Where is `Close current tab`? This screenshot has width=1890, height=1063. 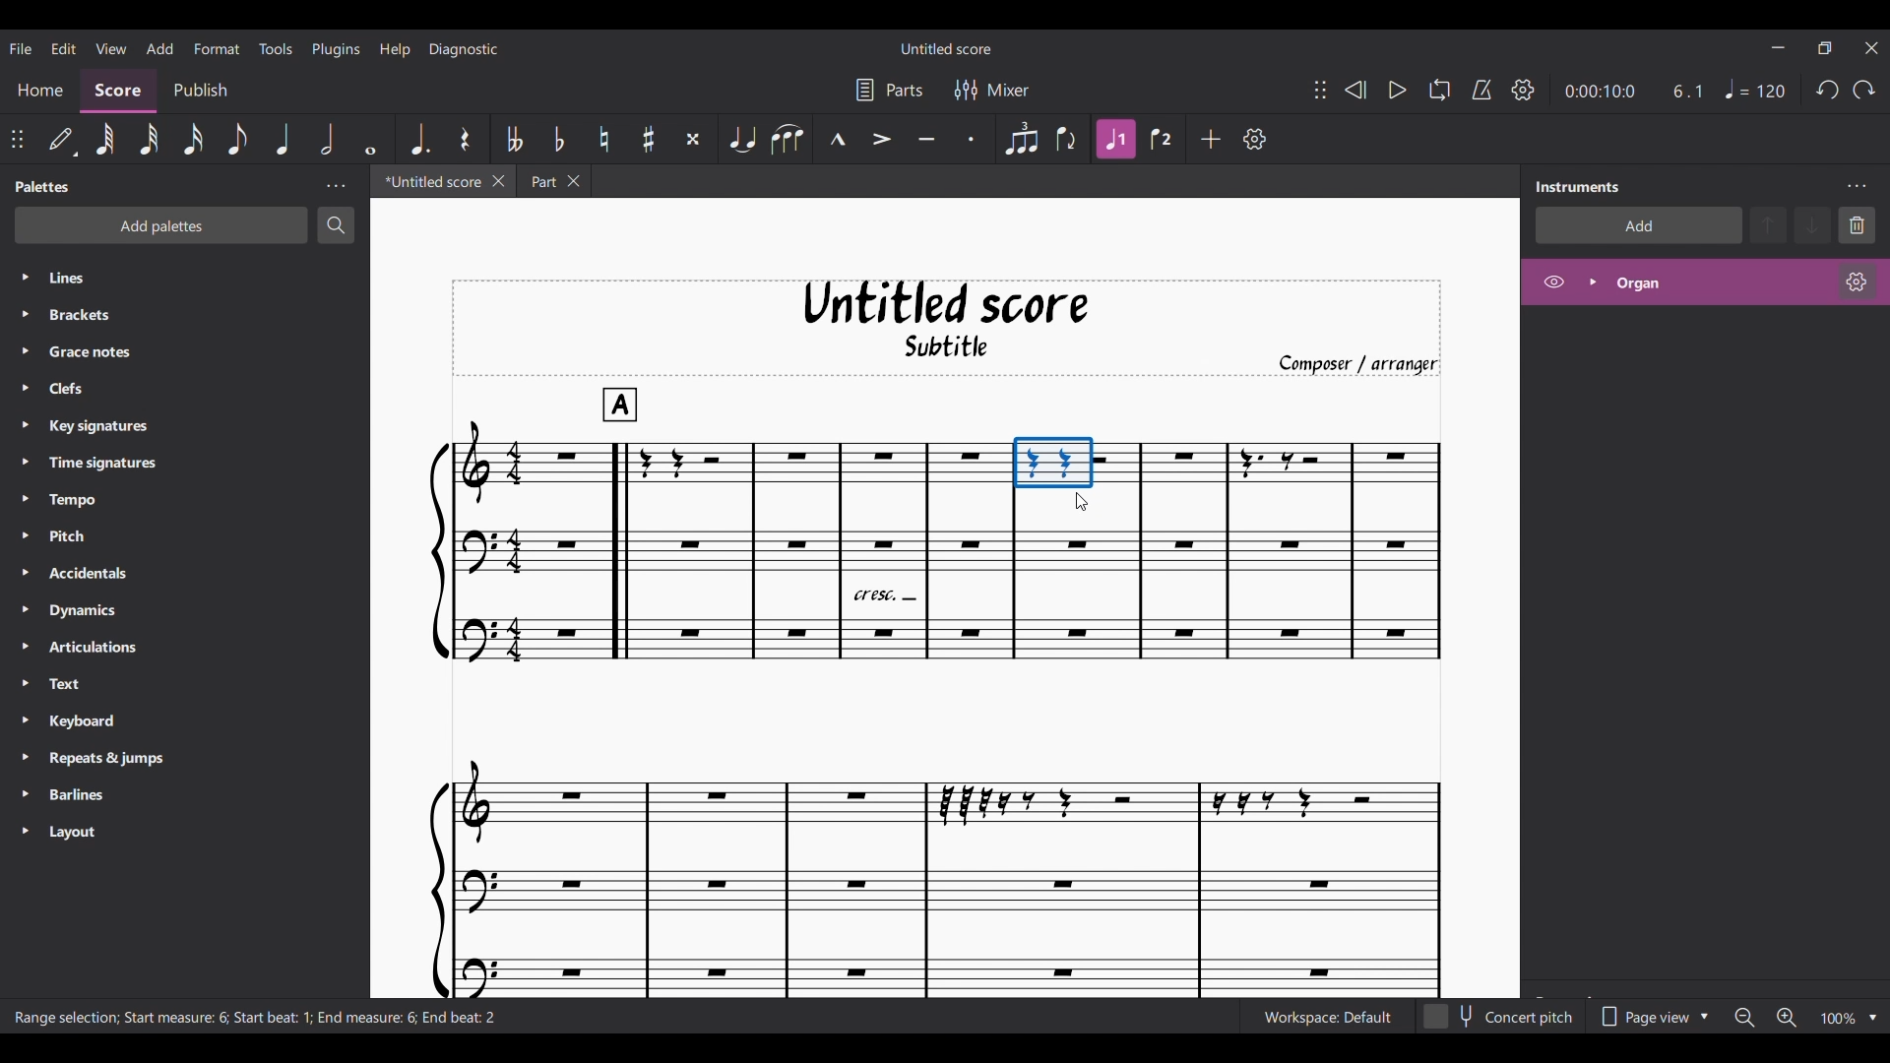
Close current tab is located at coordinates (499, 180).